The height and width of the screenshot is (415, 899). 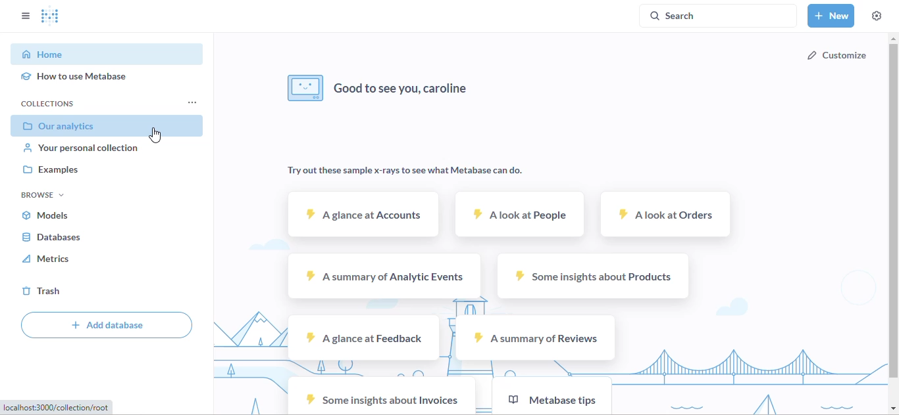 What do you see at coordinates (405, 171) in the screenshot?
I see `try out these sample x-rays to see what metabase can do.` at bounding box center [405, 171].